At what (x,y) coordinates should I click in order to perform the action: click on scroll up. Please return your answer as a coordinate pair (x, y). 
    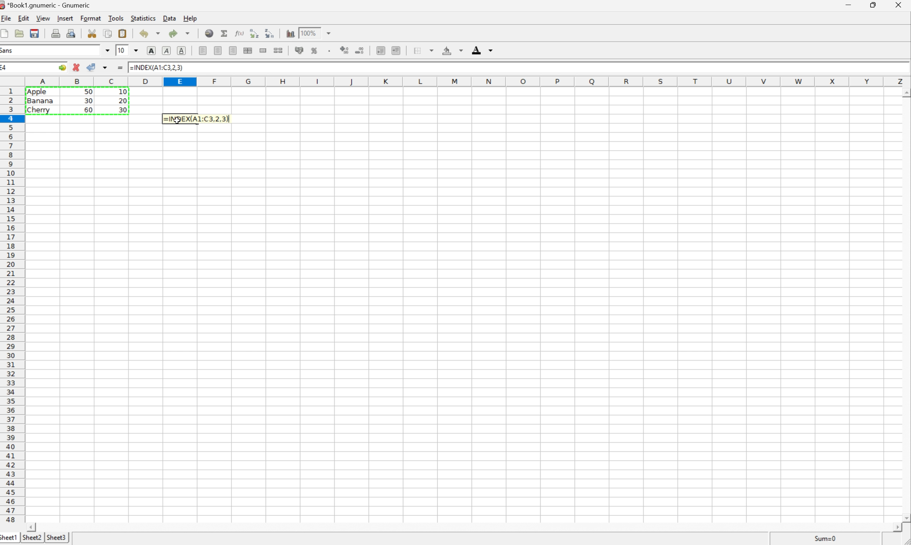
    Looking at the image, I should click on (905, 92).